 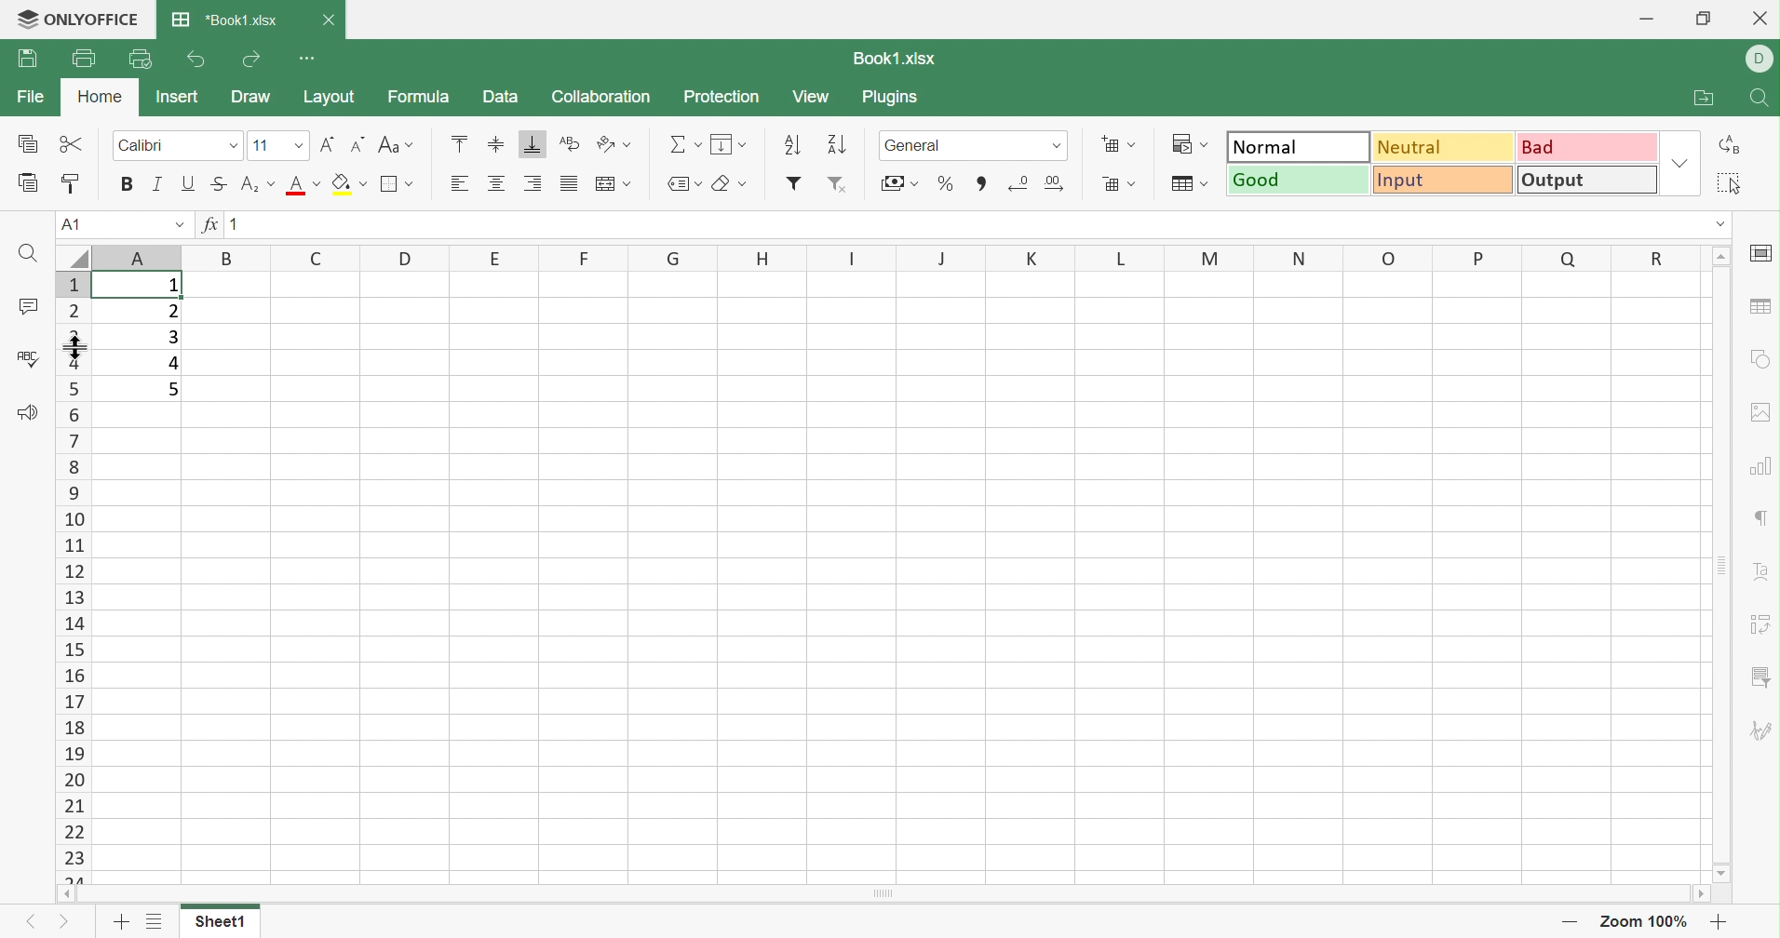 I want to click on 4, so click(x=170, y=363).